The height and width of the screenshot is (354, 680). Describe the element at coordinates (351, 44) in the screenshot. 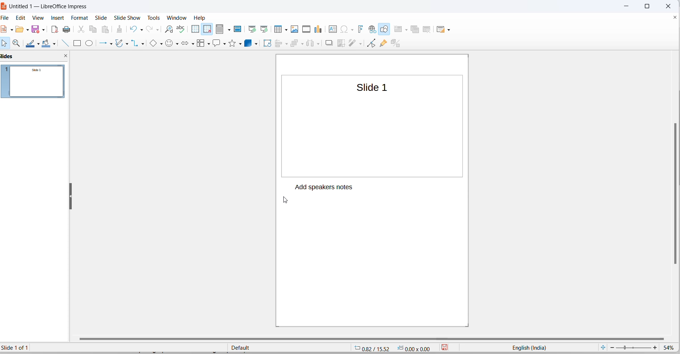

I see `filters` at that location.